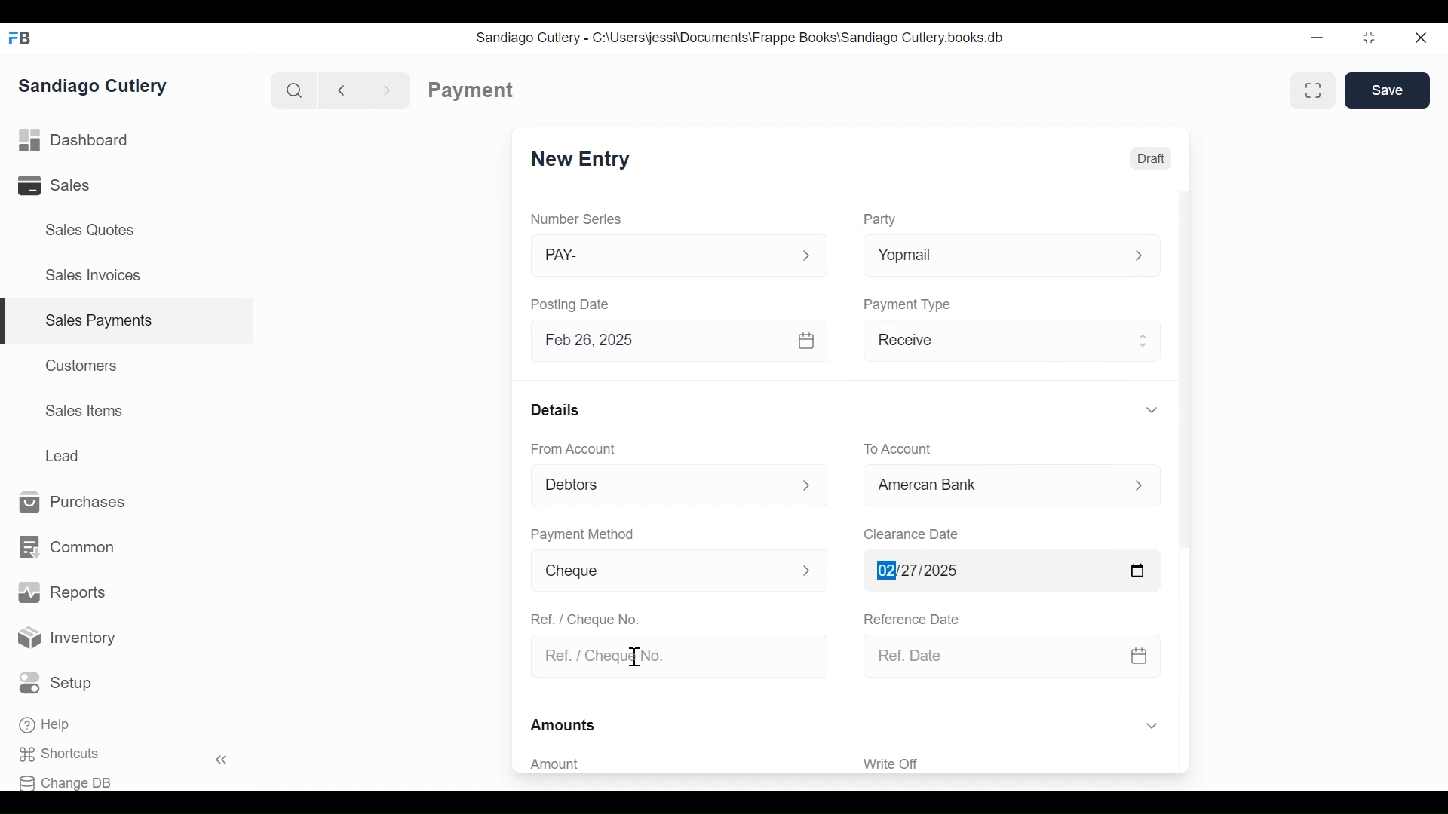 This screenshot has height=814, width=1448. Describe the element at coordinates (69, 754) in the screenshot. I see `Shortcuts` at that location.